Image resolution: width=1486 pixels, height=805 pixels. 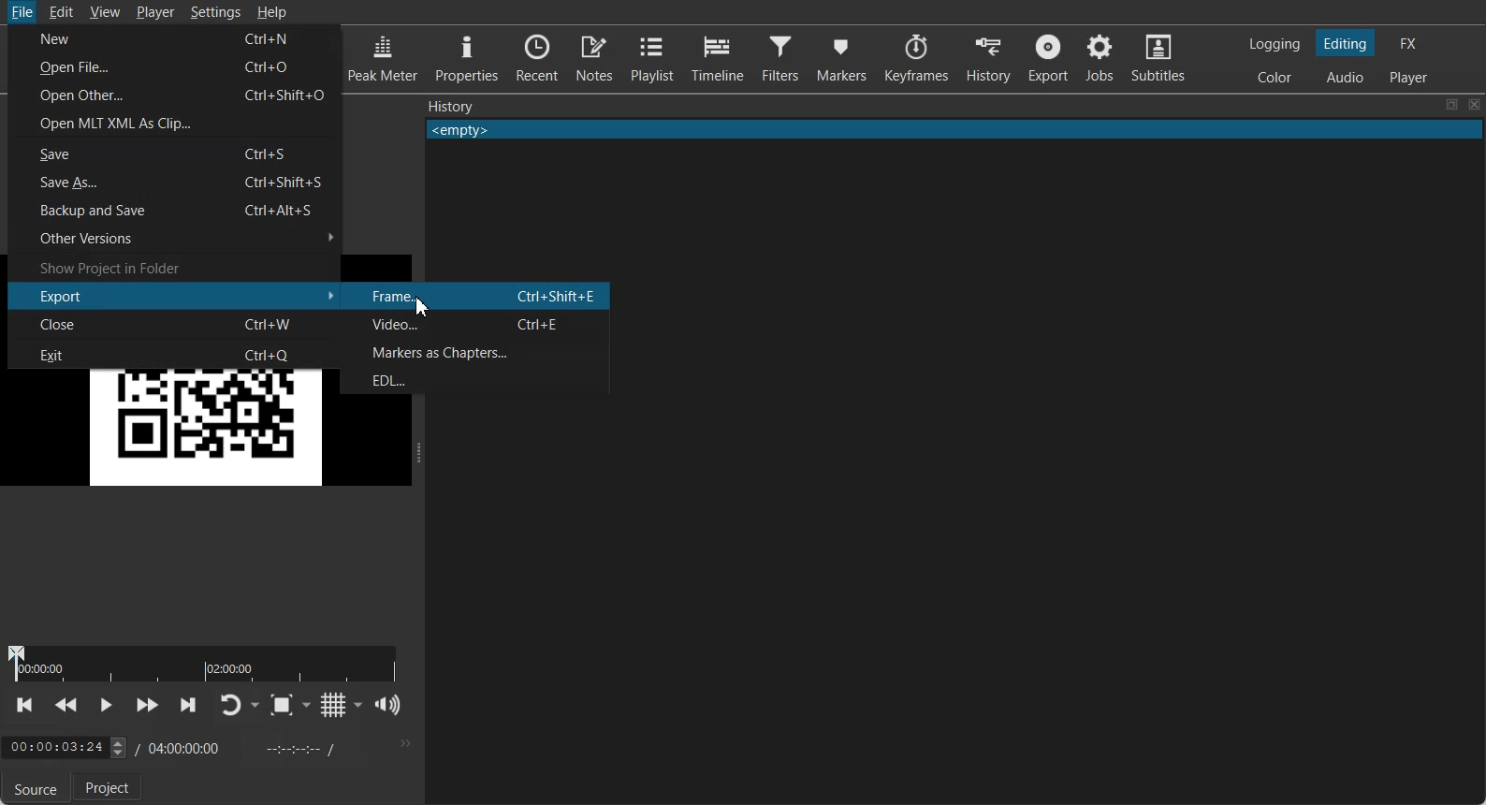 I want to click on More, so click(x=403, y=743).